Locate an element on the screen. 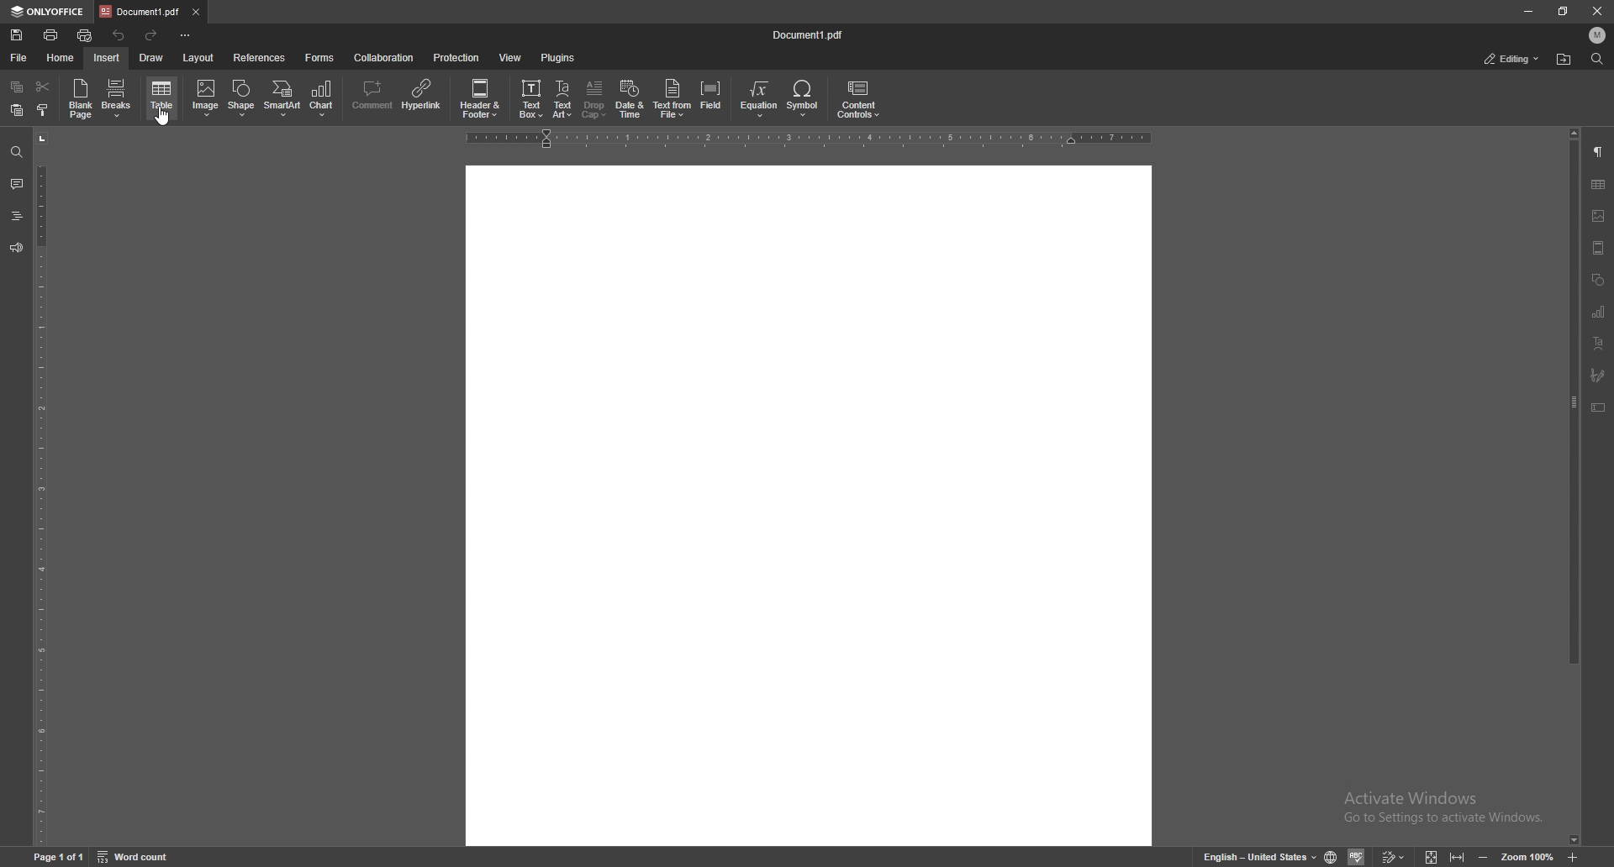 The width and height of the screenshot is (1614, 867). chart is located at coordinates (324, 99).